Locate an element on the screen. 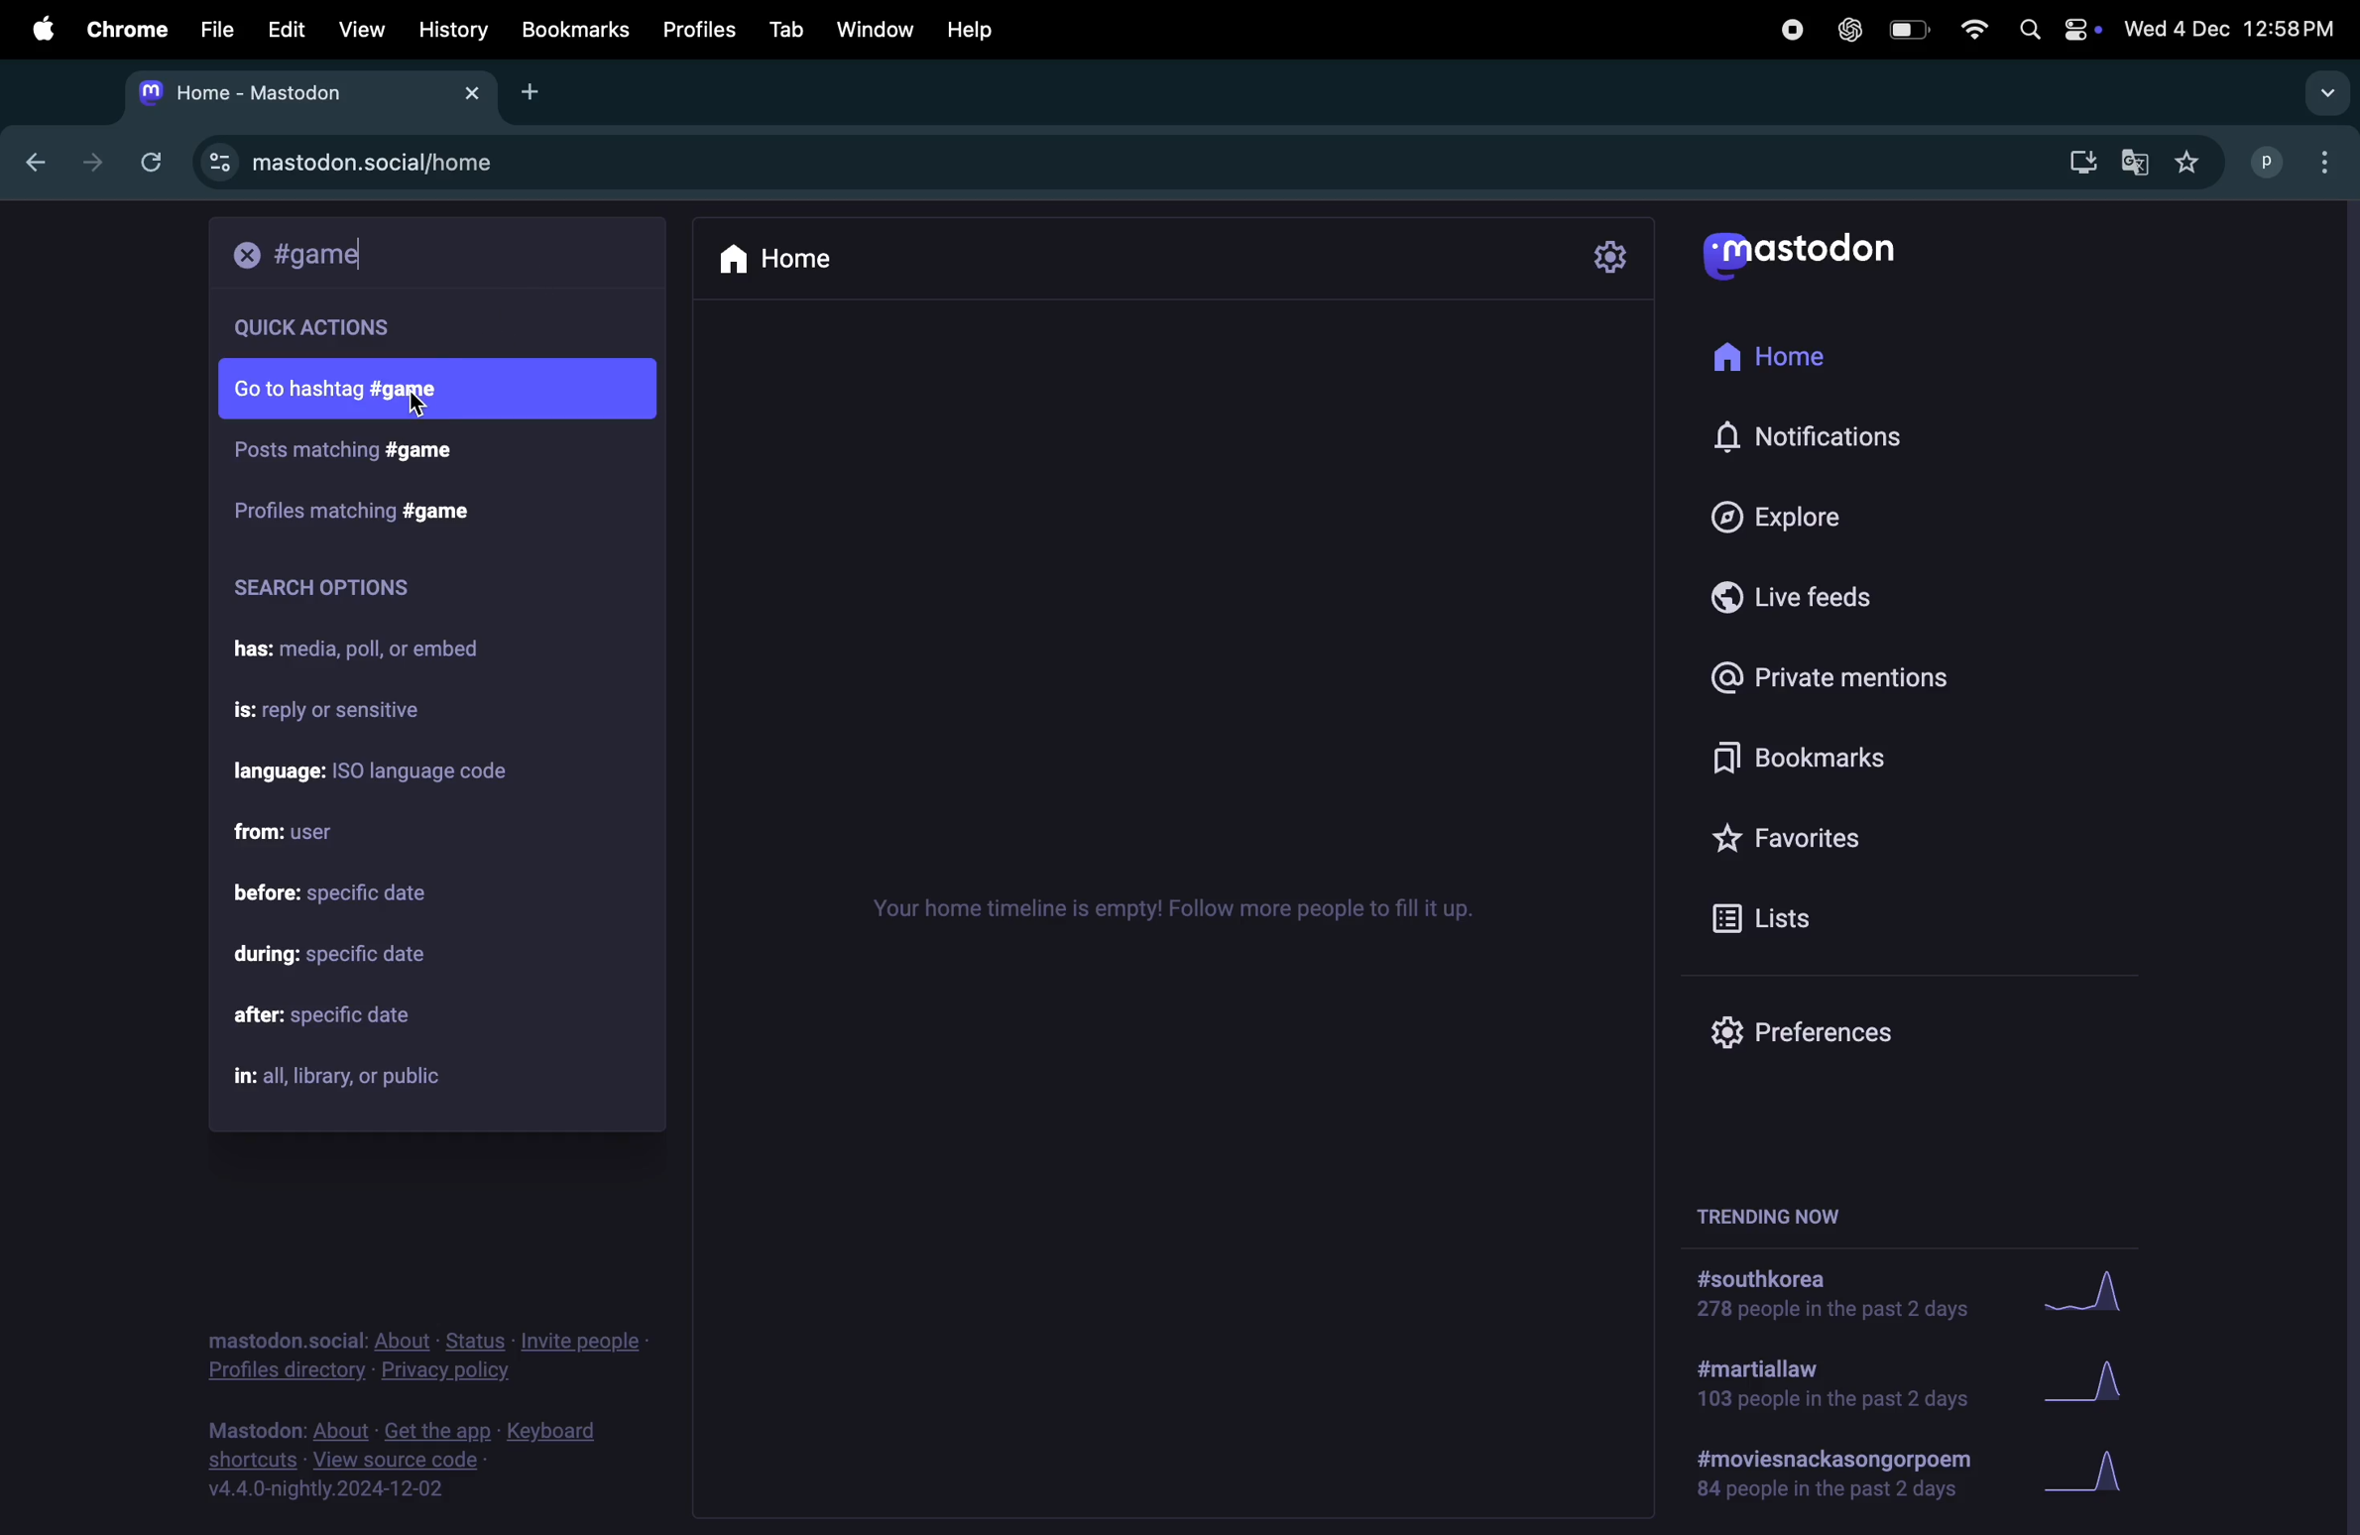  list is located at coordinates (1765, 914).